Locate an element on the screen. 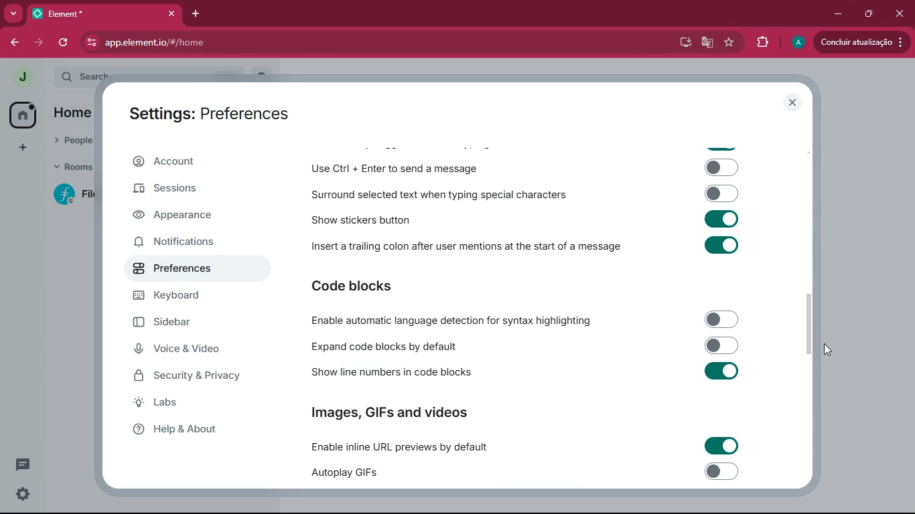 This screenshot has height=514, width=915. google translate is located at coordinates (706, 43).